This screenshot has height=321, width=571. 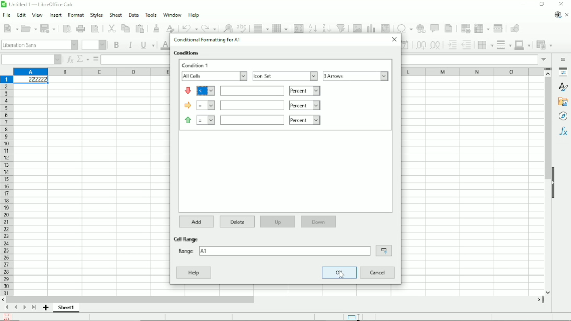 What do you see at coordinates (243, 26) in the screenshot?
I see `Spell check` at bounding box center [243, 26].